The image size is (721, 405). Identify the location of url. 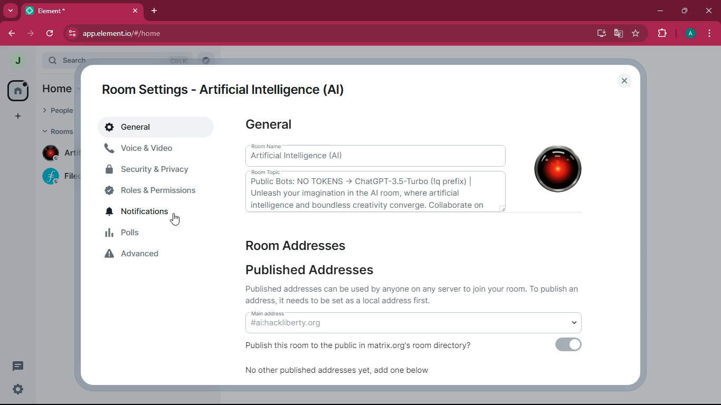
(167, 34).